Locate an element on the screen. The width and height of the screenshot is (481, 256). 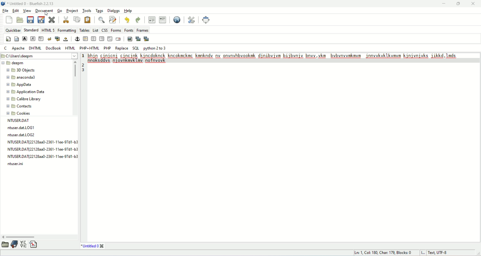
insert thumbnail is located at coordinates (138, 39).